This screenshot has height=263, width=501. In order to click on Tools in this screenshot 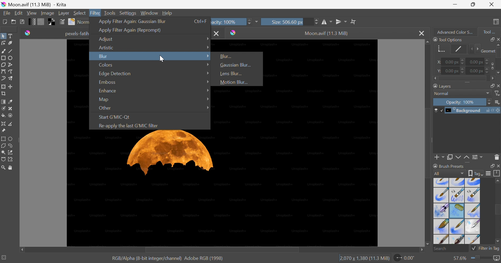, I will do `click(109, 13)`.